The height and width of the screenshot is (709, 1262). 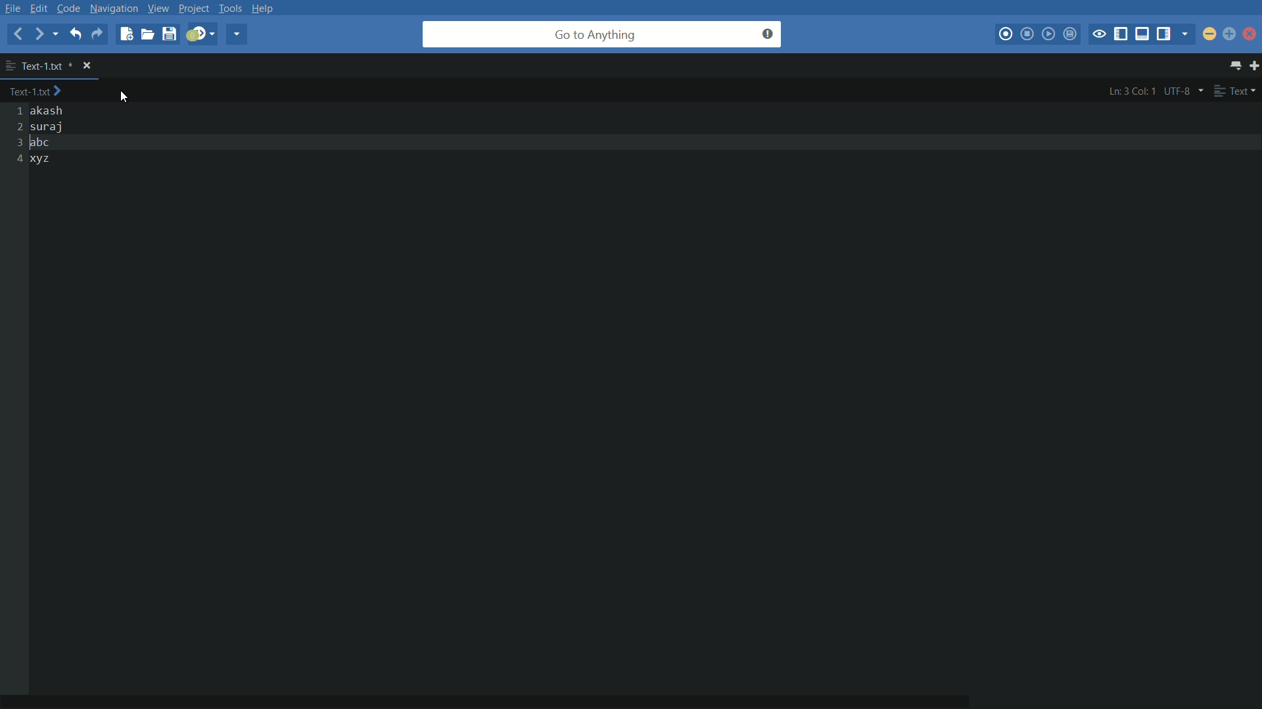 What do you see at coordinates (231, 8) in the screenshot?
I see `tools ` at bounding box center [231, 8].